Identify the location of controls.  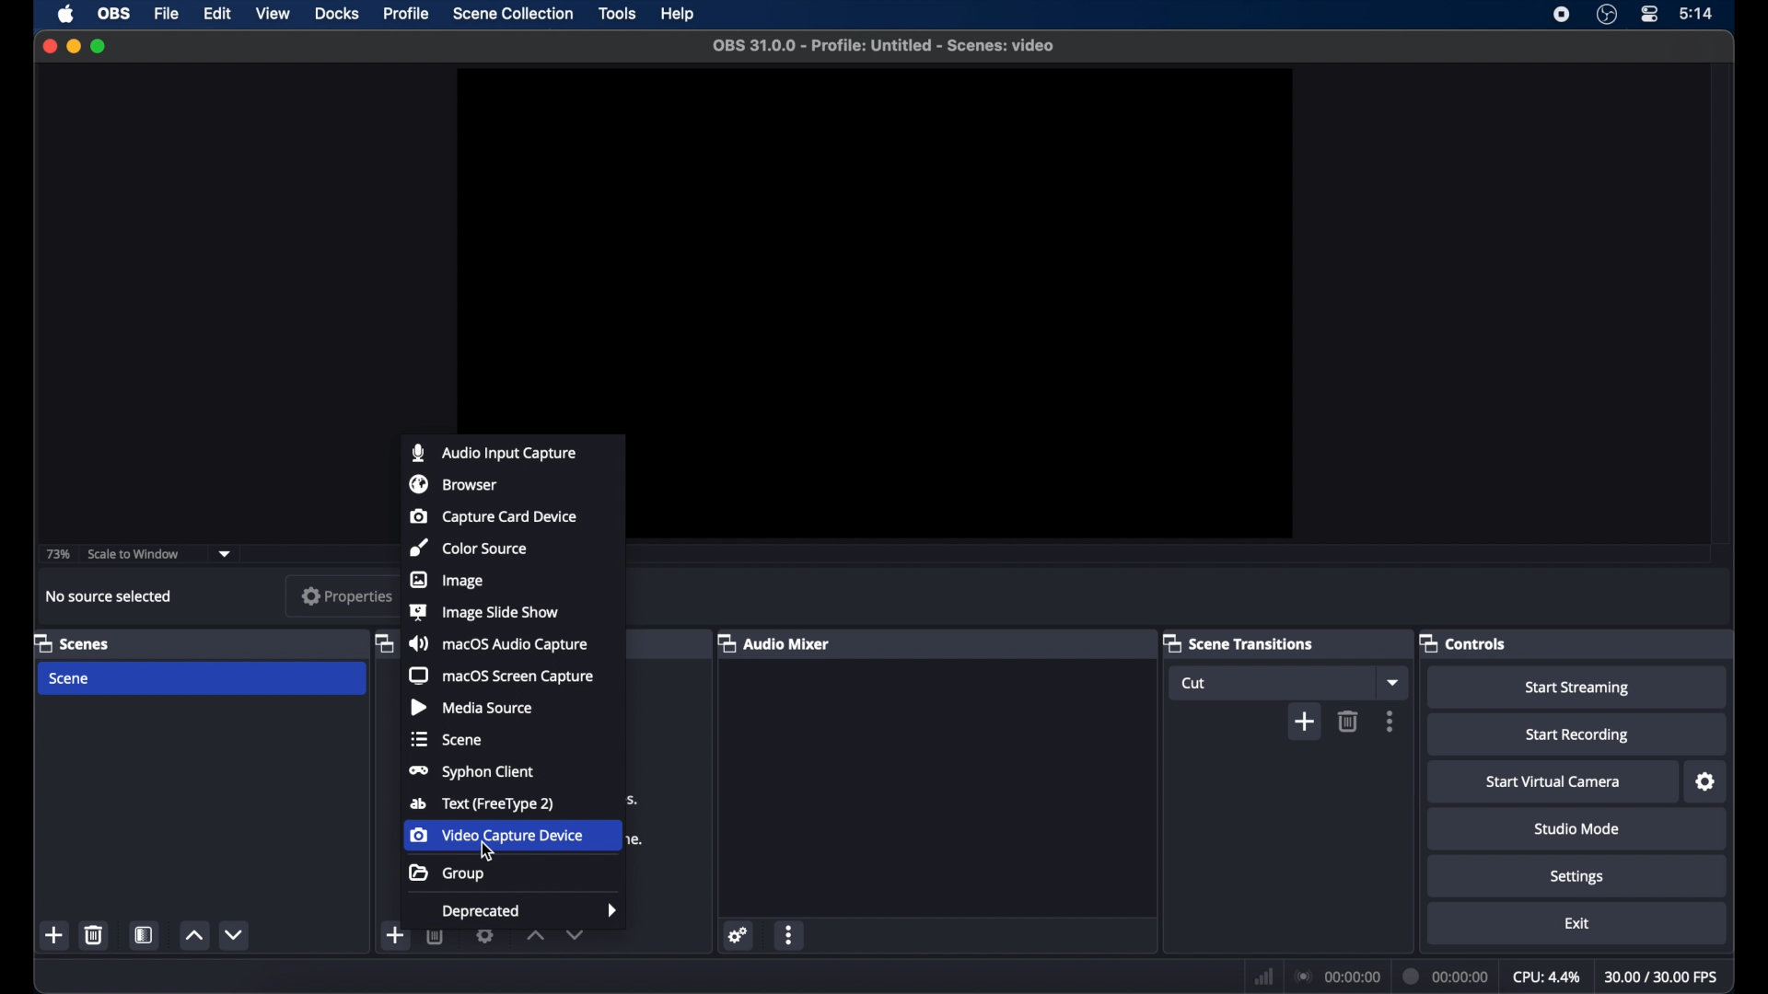
(1463, 642).